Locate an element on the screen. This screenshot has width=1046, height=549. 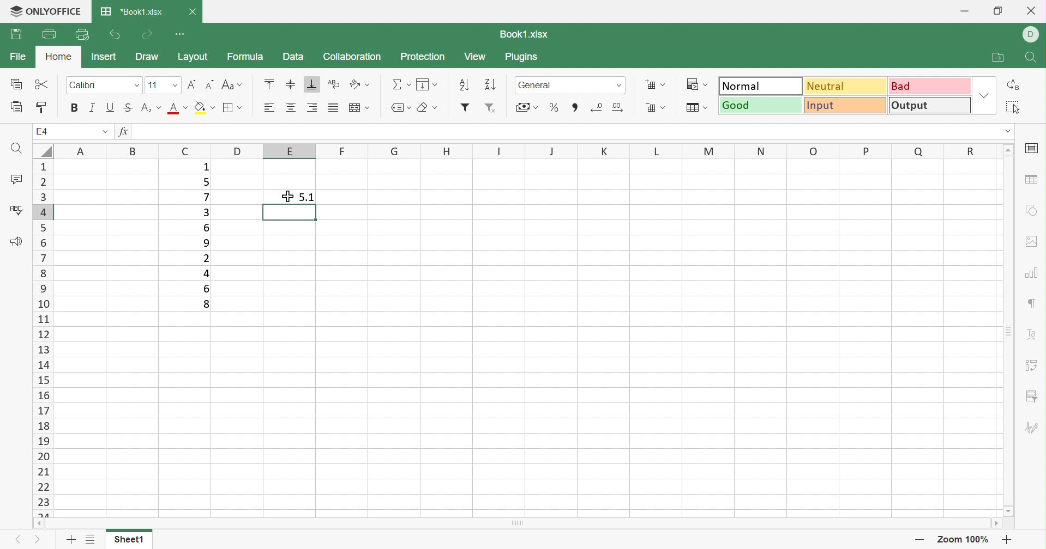
Undo is located at coordinates (116, 36).